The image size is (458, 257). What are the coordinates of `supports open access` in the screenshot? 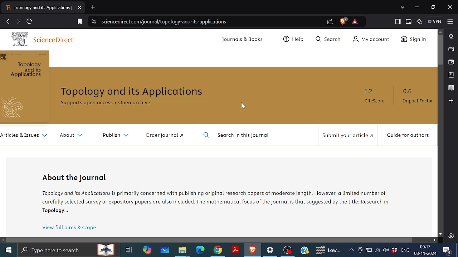 It's located at (87, 104).